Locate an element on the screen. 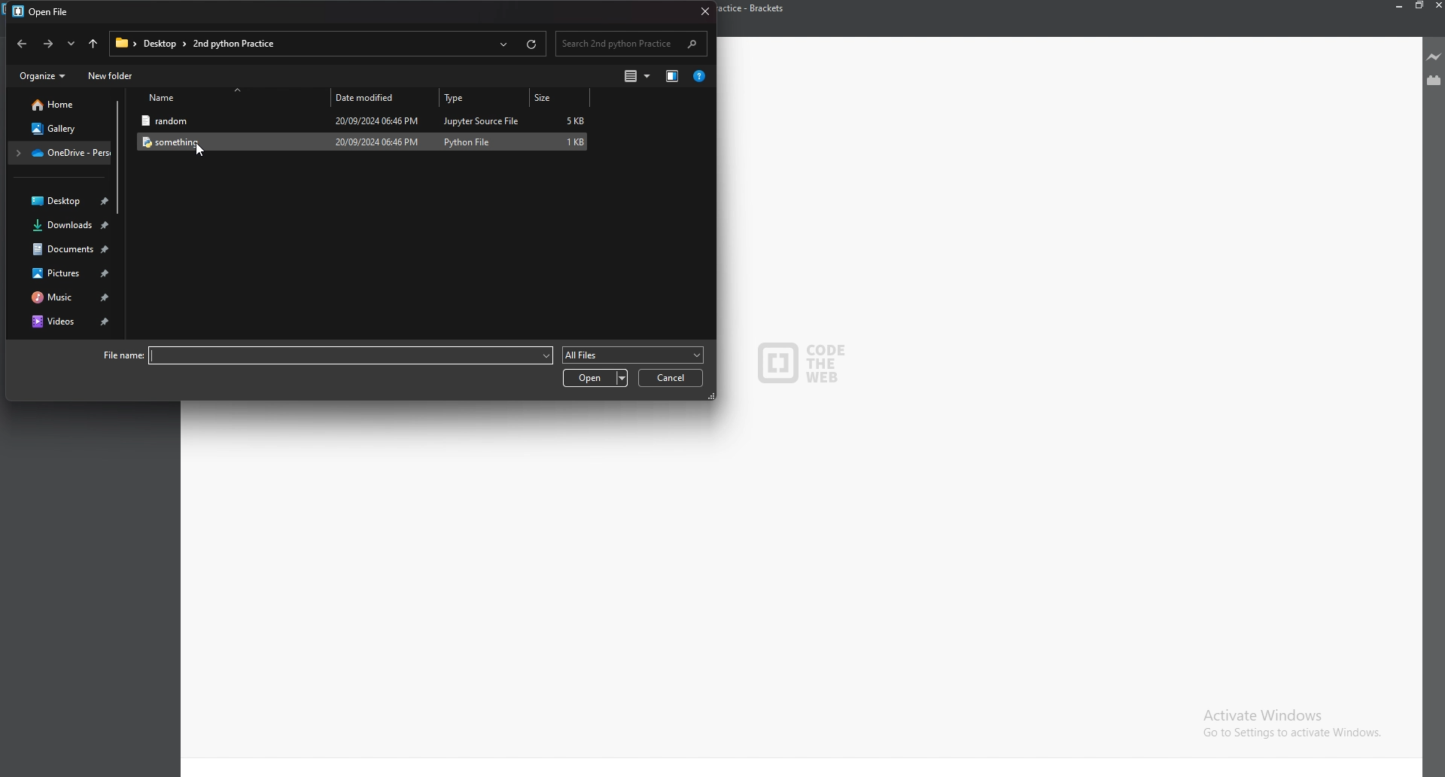  folder is located at coordinates (60, 153).